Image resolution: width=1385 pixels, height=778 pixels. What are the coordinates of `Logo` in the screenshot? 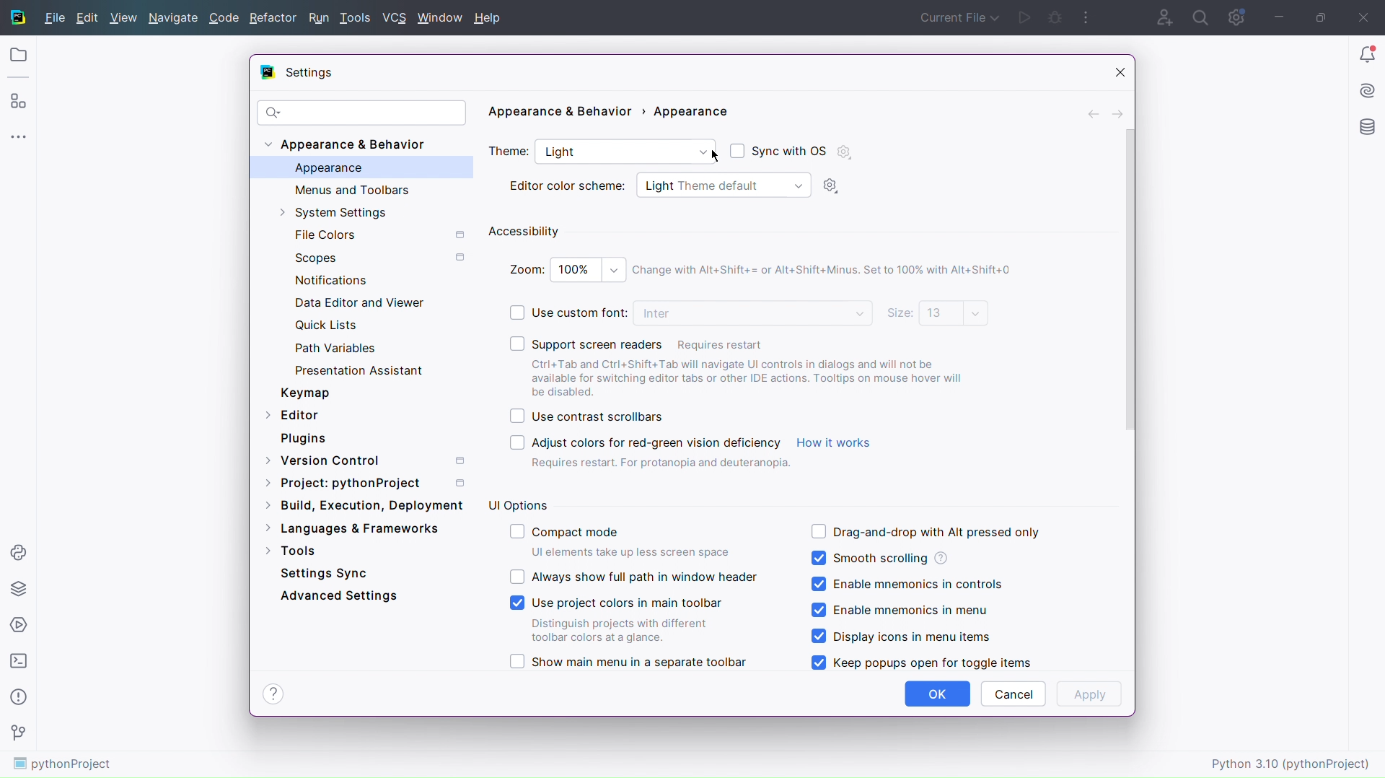 It's located at (16, 17).